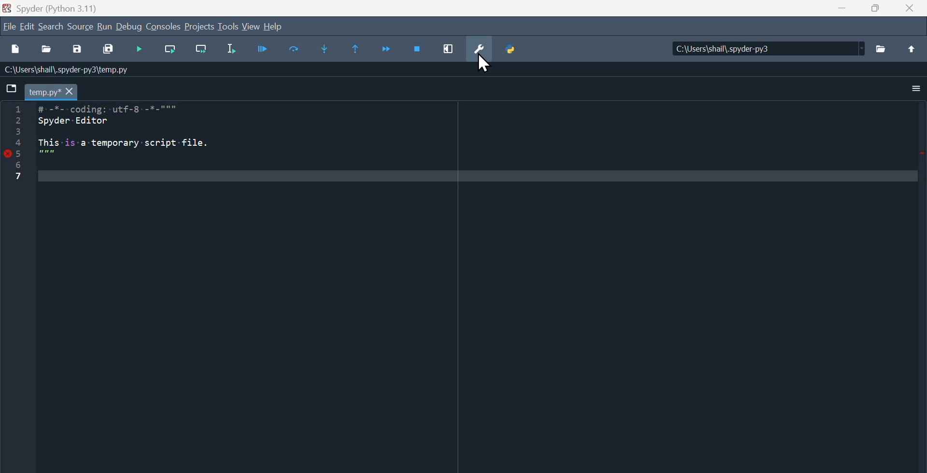 This screenshot has height=473, width=927. What do you see at coordinates (486, 65) in the screenshot?
I see `Cursor on Preferences` at bounding box center [486, 65].